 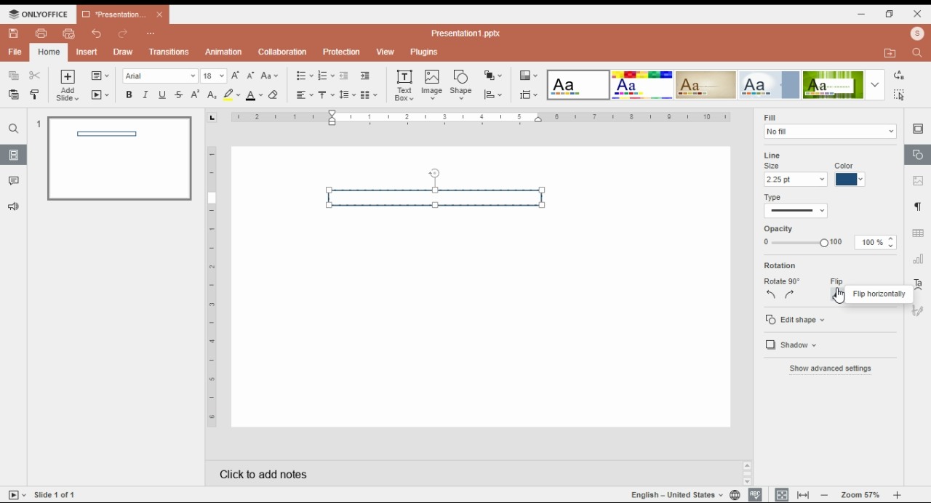 I want to click on slide settings, so click(x=919, y=129).